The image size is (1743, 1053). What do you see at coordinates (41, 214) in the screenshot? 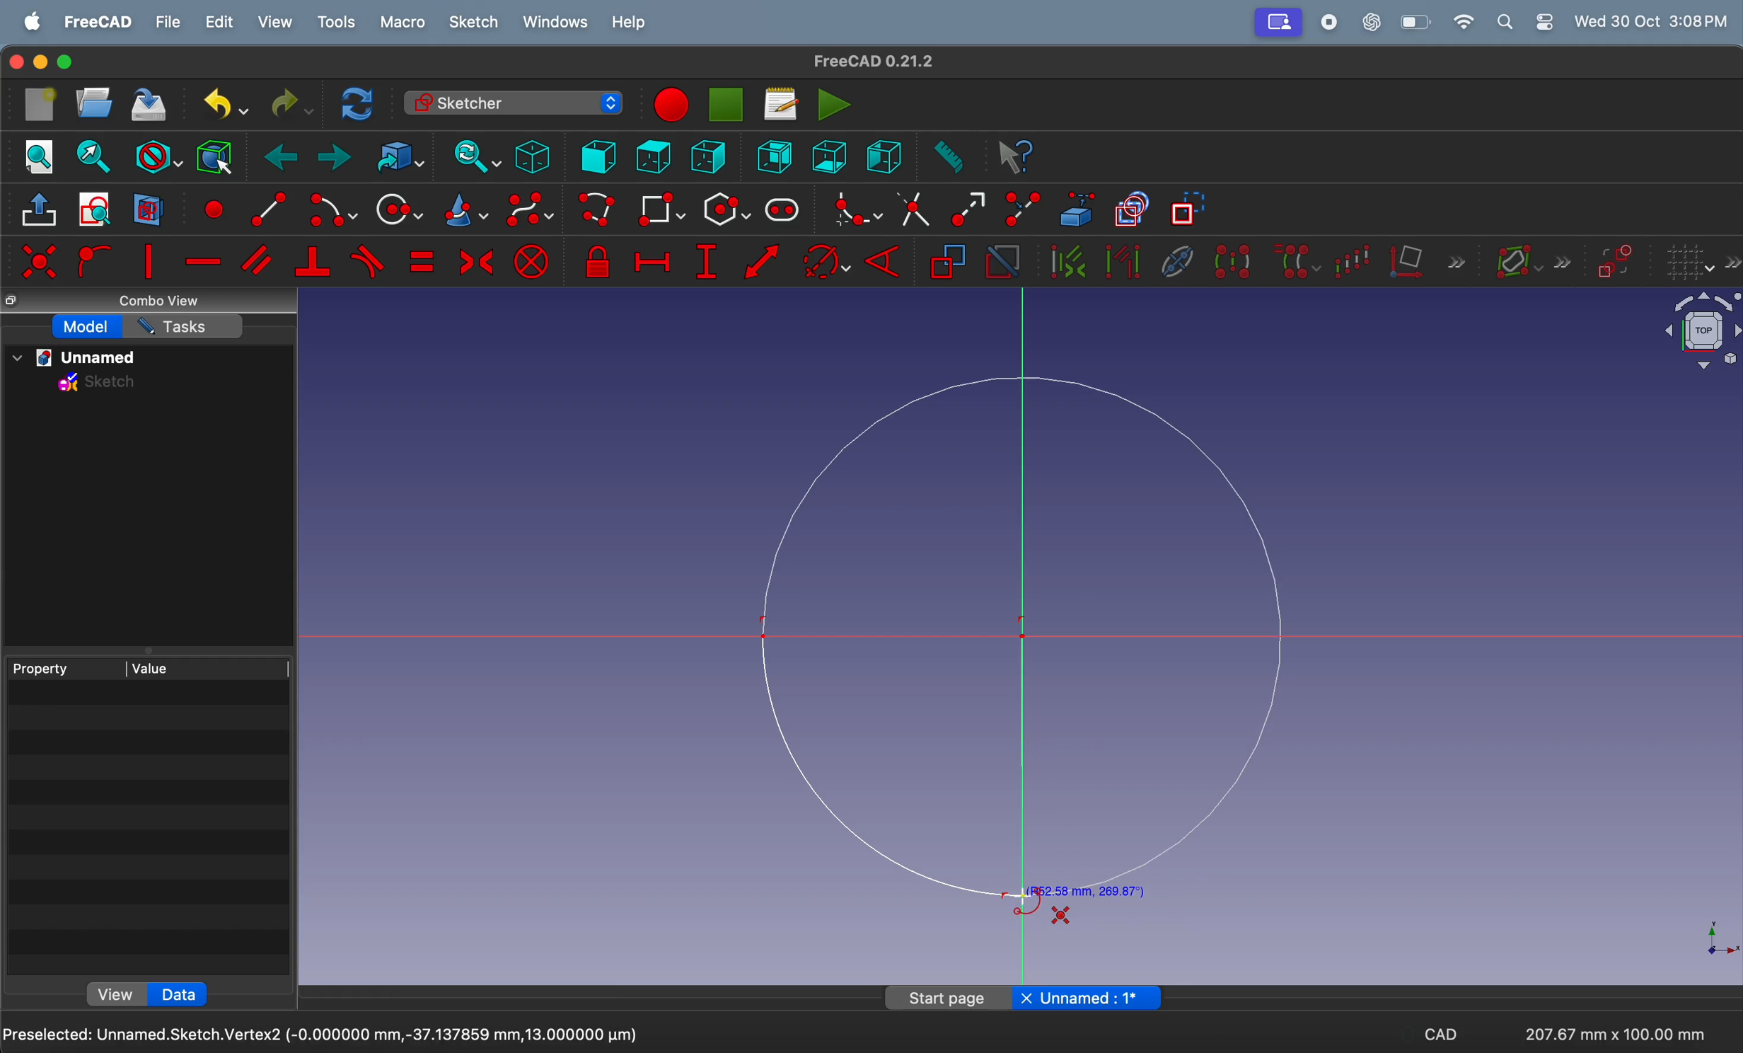
I see `leave sketch` at bounding box center [41, 214].